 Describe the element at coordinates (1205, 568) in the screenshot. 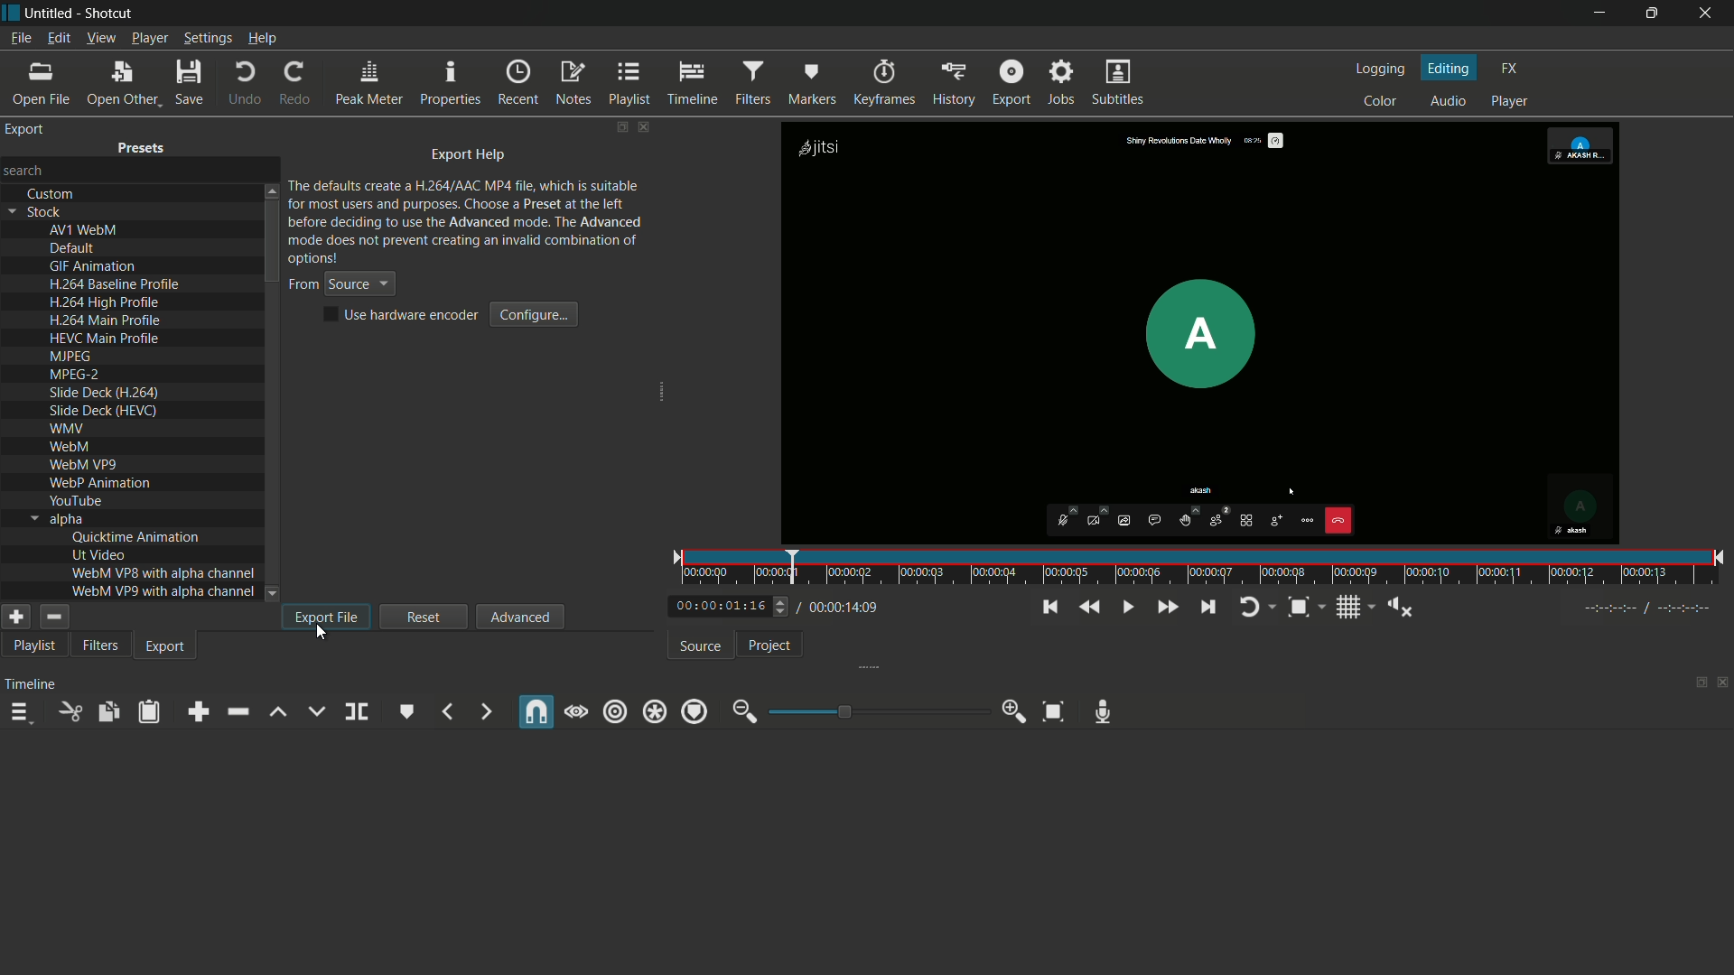

I see `time` at that location.